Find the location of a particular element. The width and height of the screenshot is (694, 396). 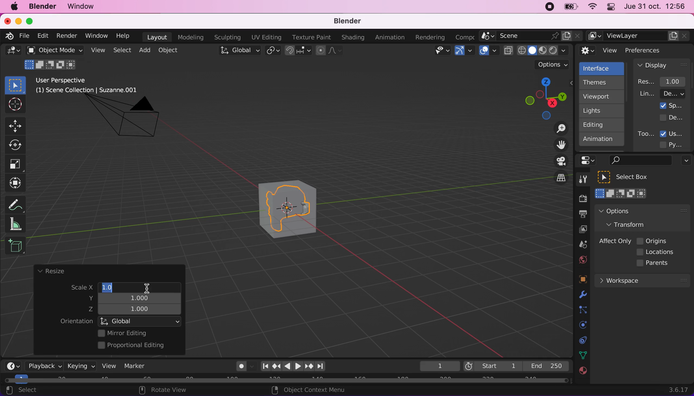

line width is located at coordinates (662, 94).